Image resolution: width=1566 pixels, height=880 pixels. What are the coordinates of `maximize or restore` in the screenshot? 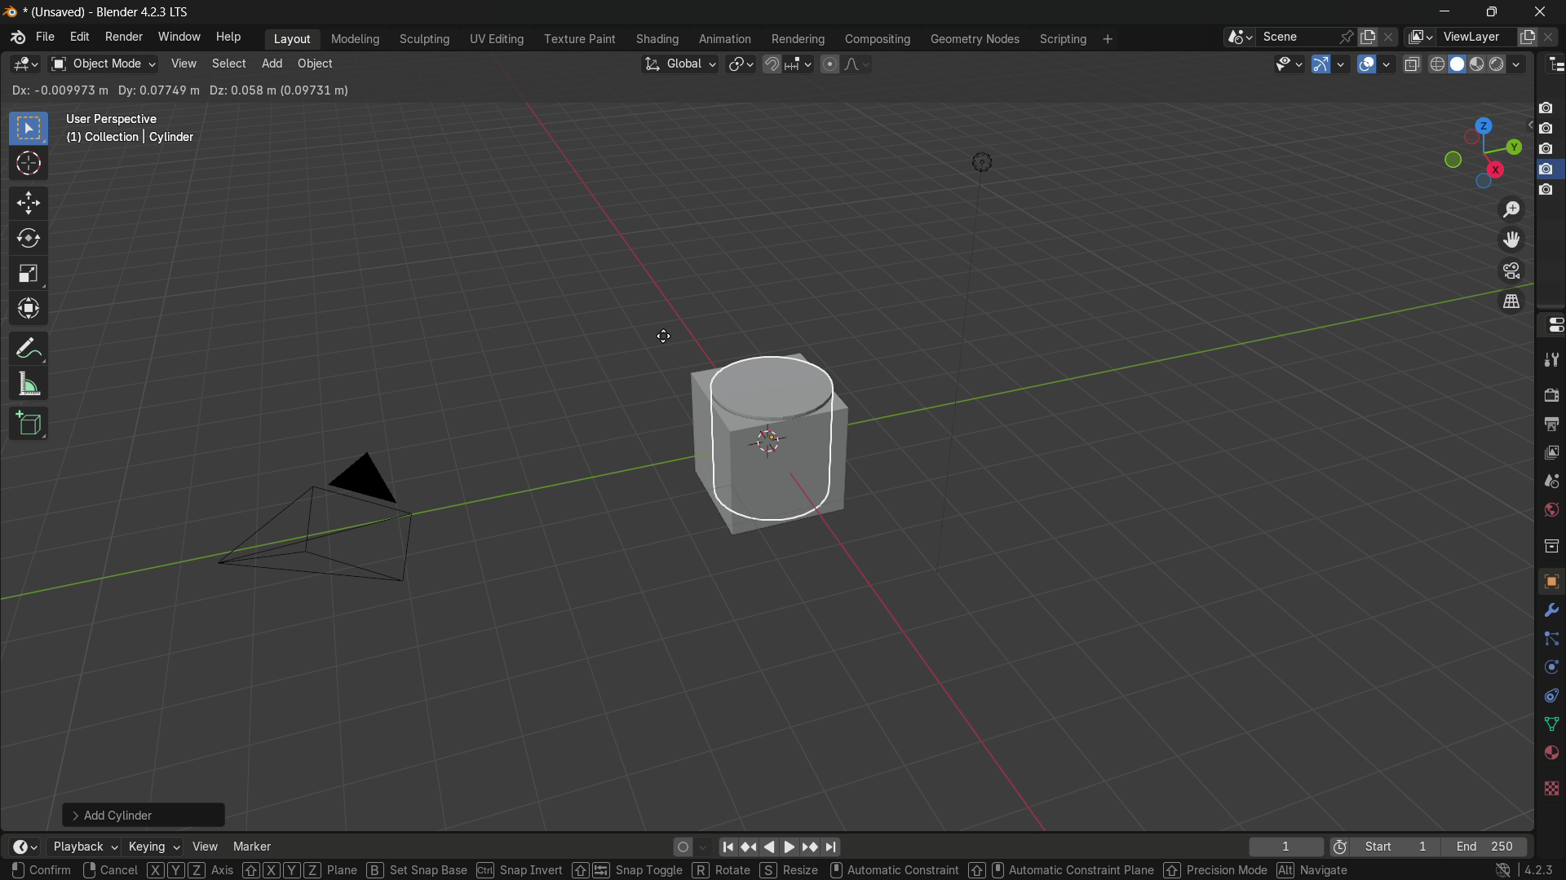 It's located at (1491, 12).